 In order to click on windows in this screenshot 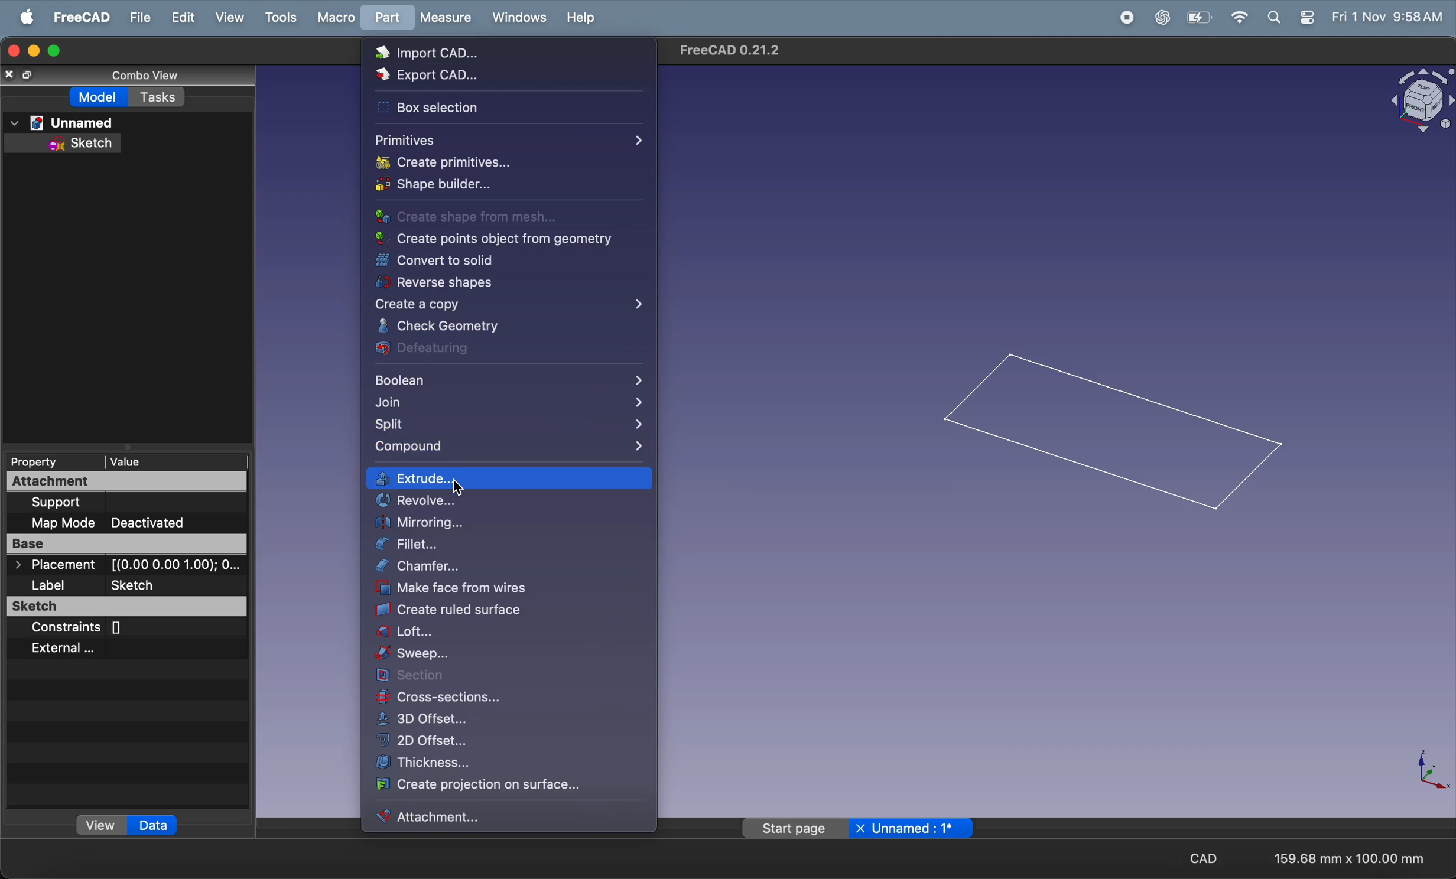, I will do `click(515, 18)`.